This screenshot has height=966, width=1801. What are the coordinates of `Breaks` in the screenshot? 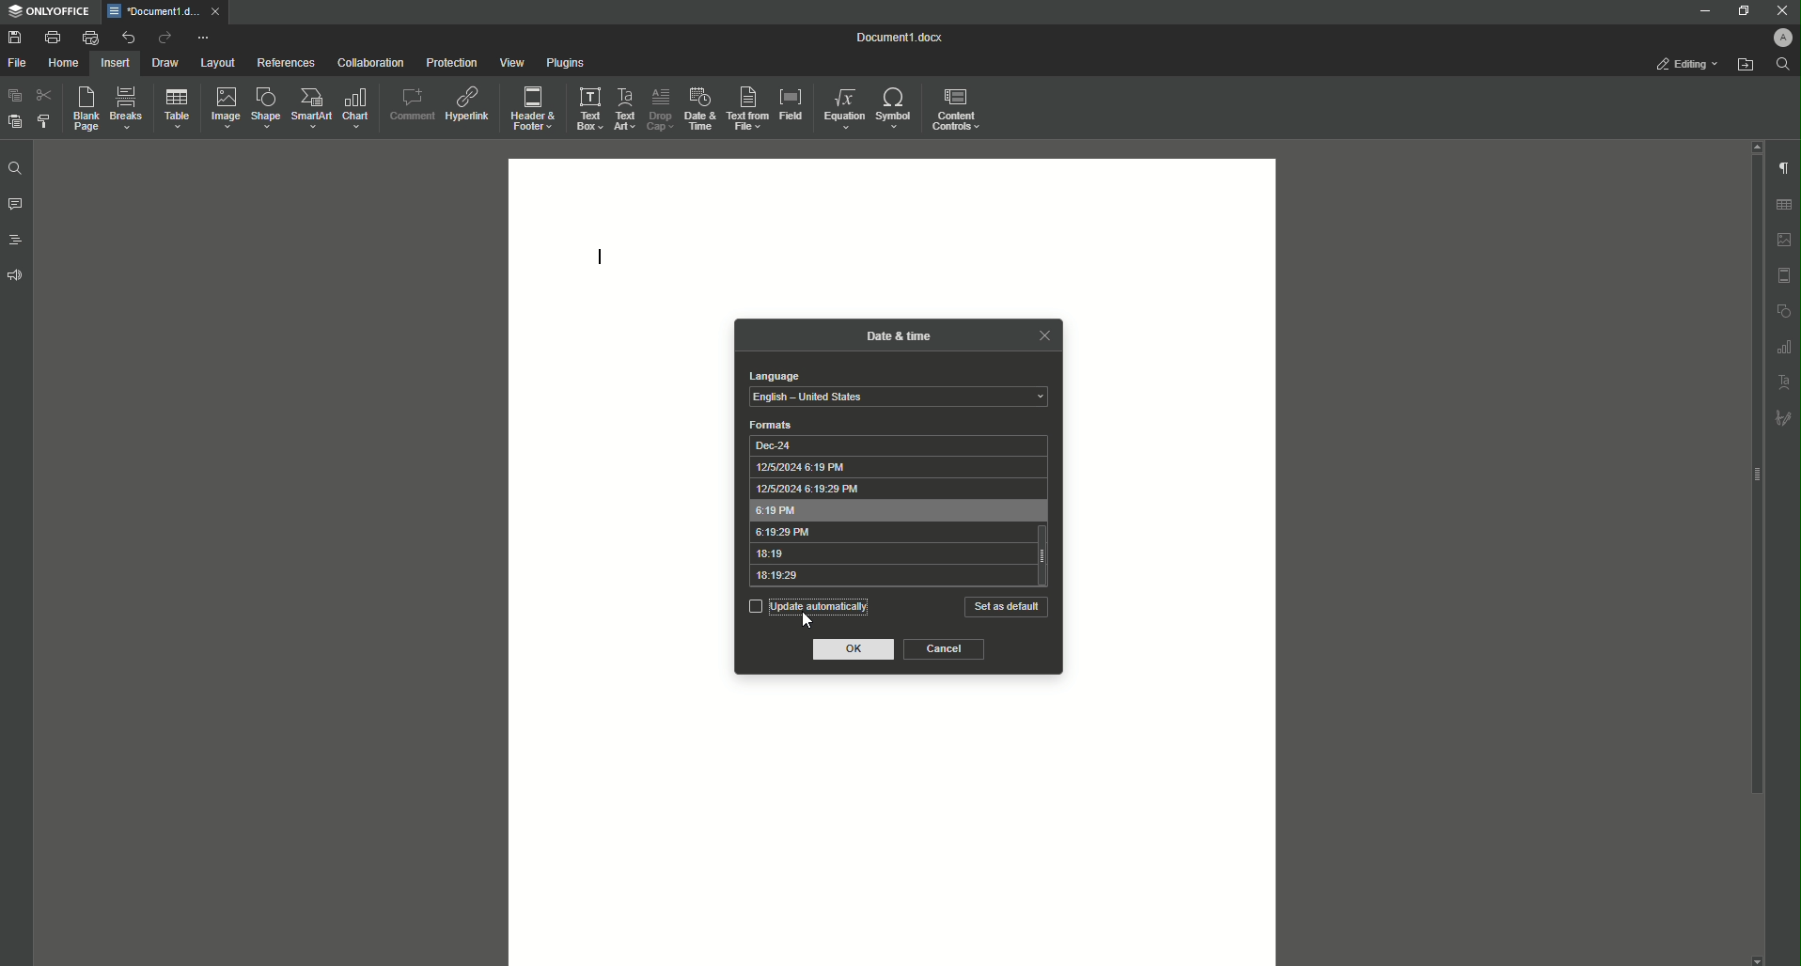 It's located at (126, 109).